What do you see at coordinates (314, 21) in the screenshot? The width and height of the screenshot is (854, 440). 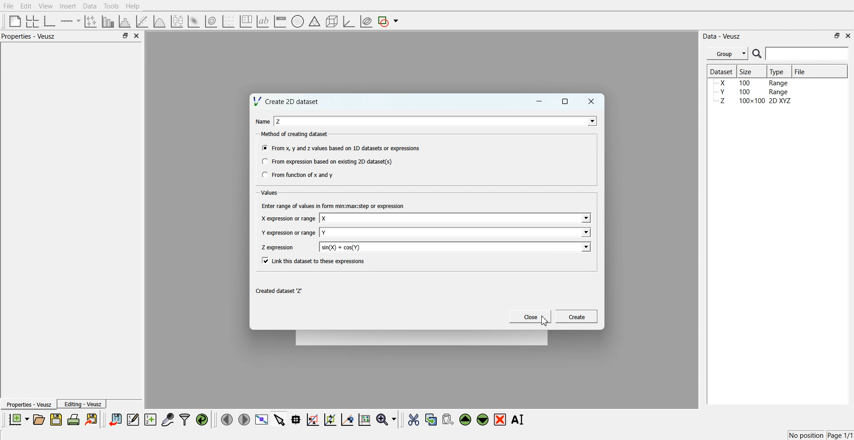 I see `Ternary Graph` at bounding box center [314, 21].